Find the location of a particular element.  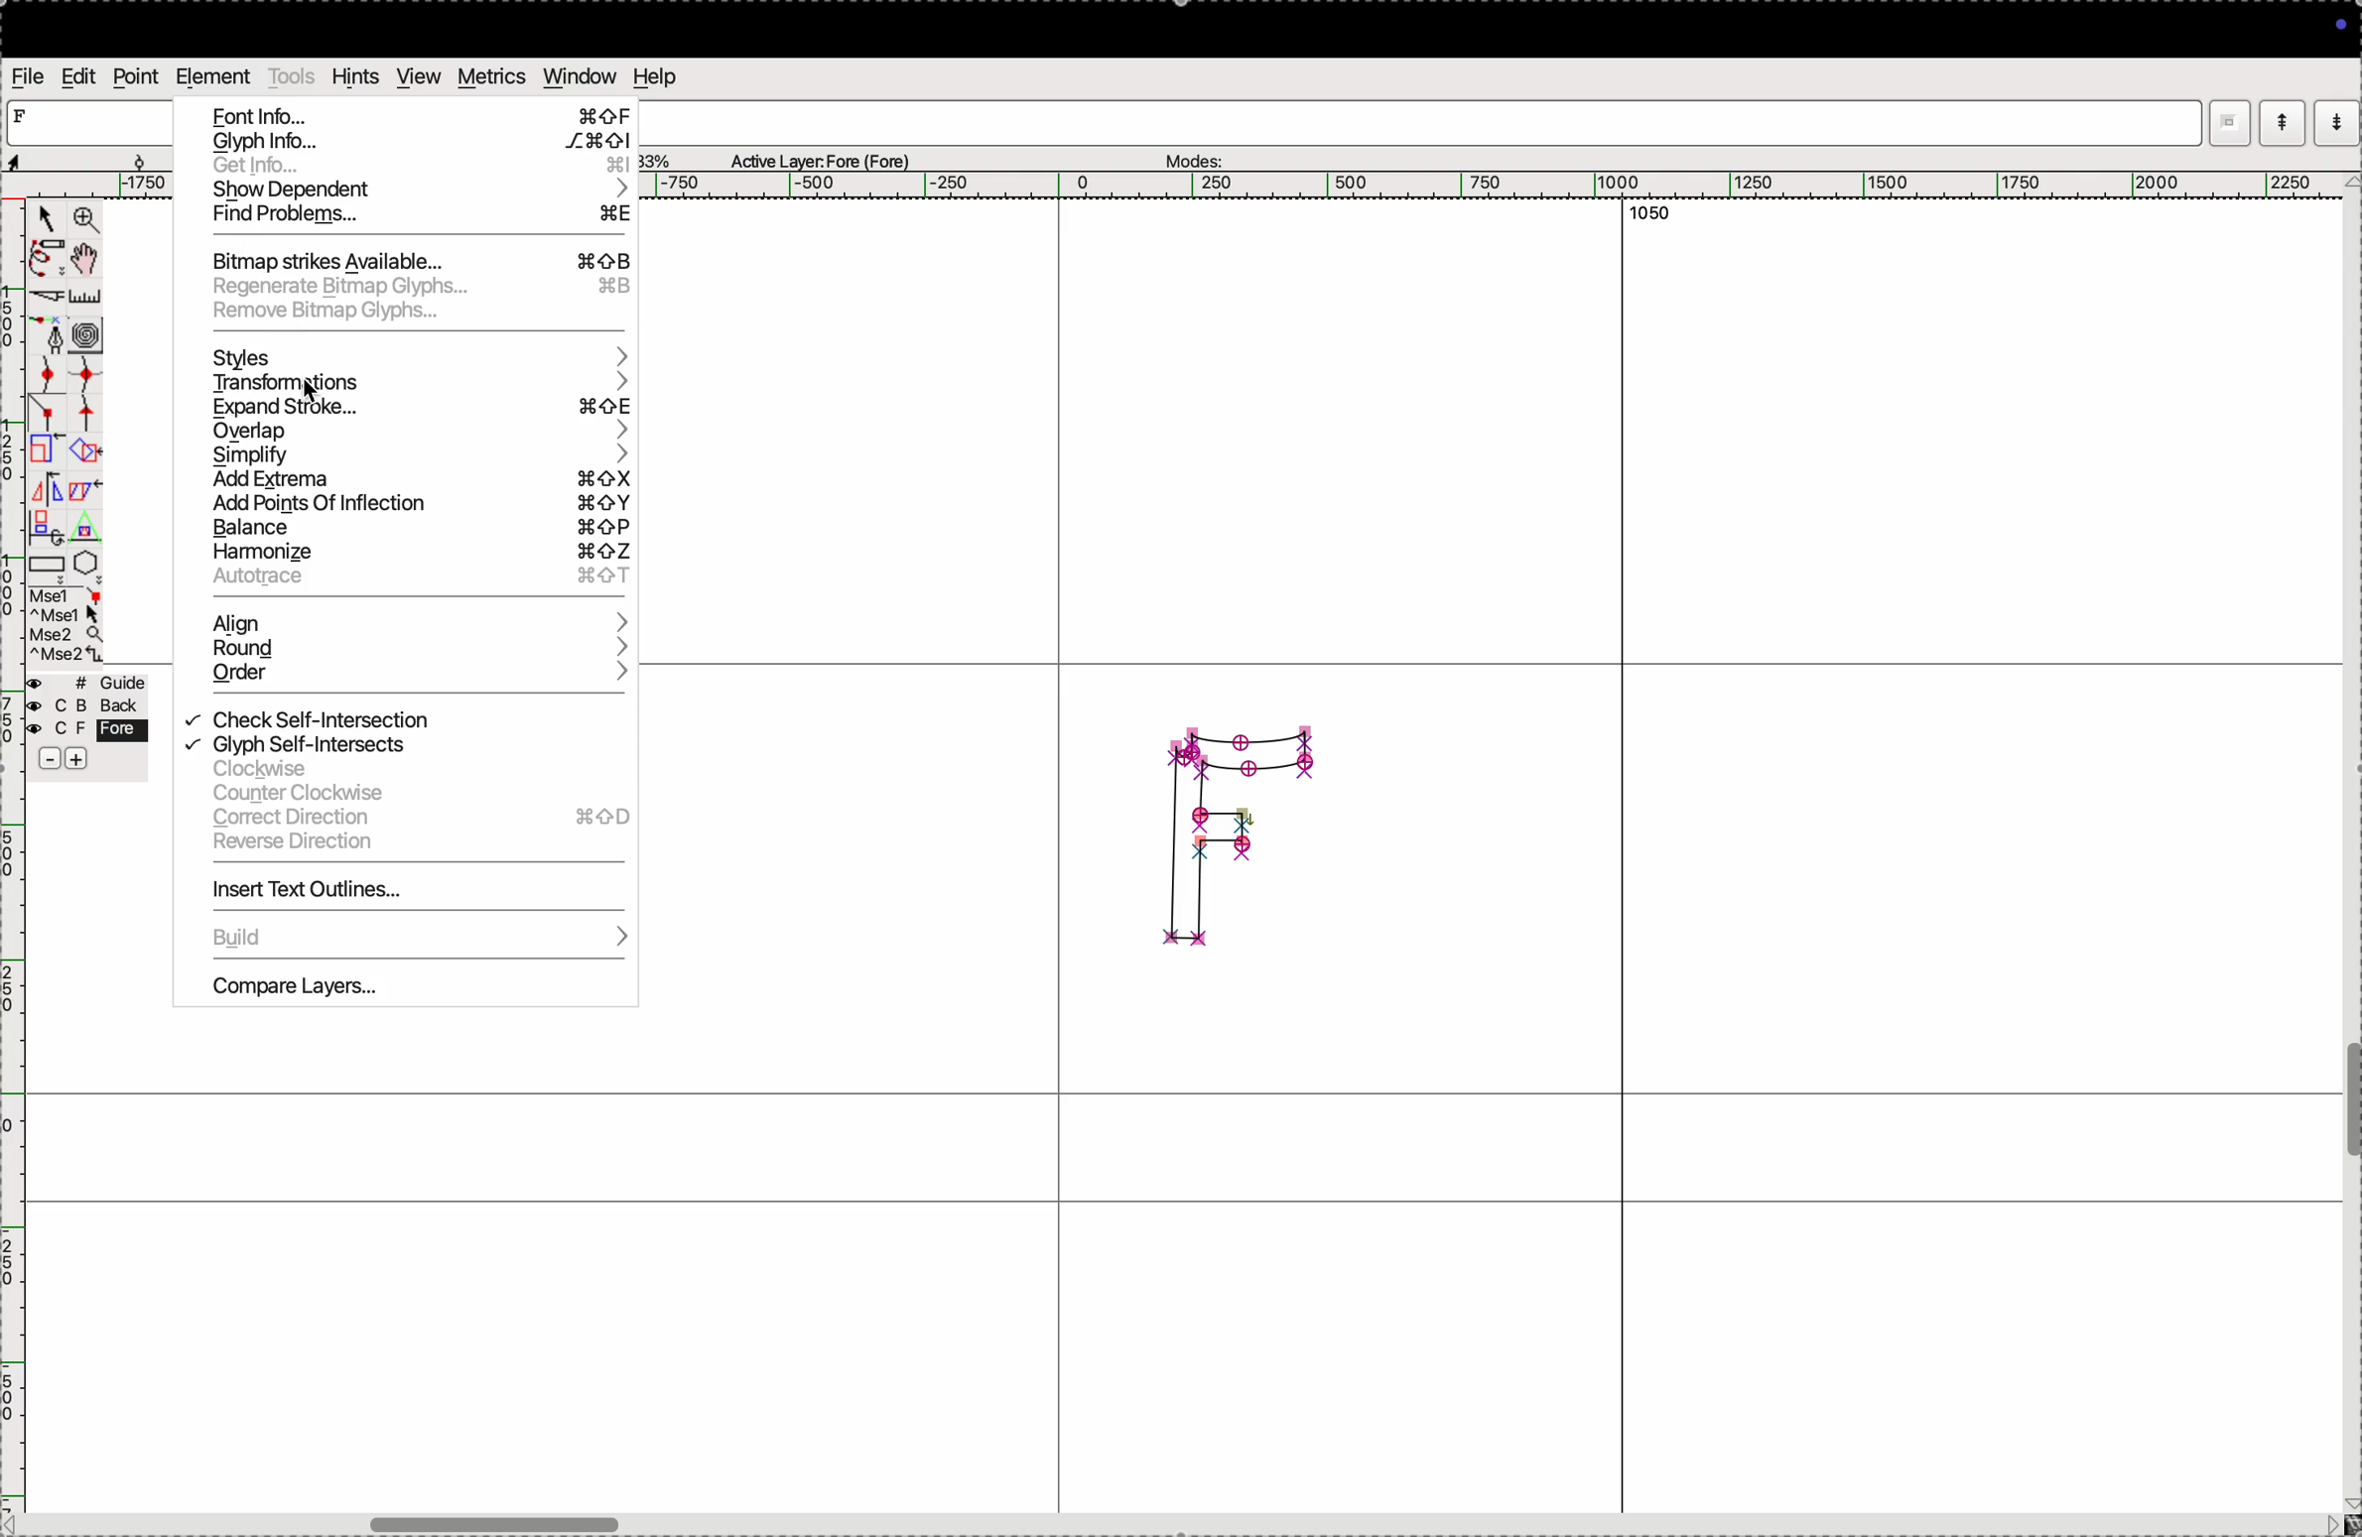

hints is located at coordinates (356, 76).